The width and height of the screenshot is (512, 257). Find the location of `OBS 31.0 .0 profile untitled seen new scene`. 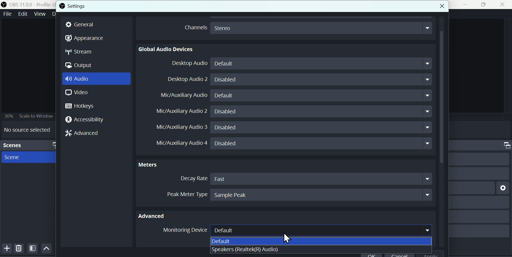

OBS 31.0 .0 profile untitled seen new scene is located at coordinates (31, 4).